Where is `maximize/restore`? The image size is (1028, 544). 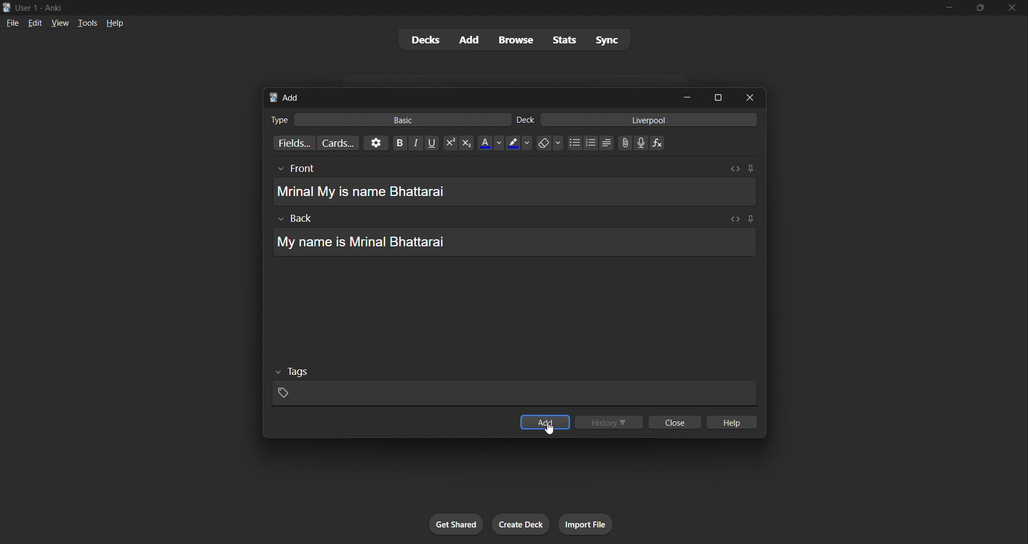
maximize/restore is located at coordinates (984, 8).